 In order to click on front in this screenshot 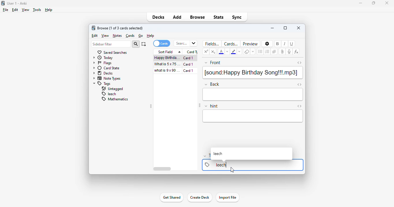, I will do `click(213, 63)`.